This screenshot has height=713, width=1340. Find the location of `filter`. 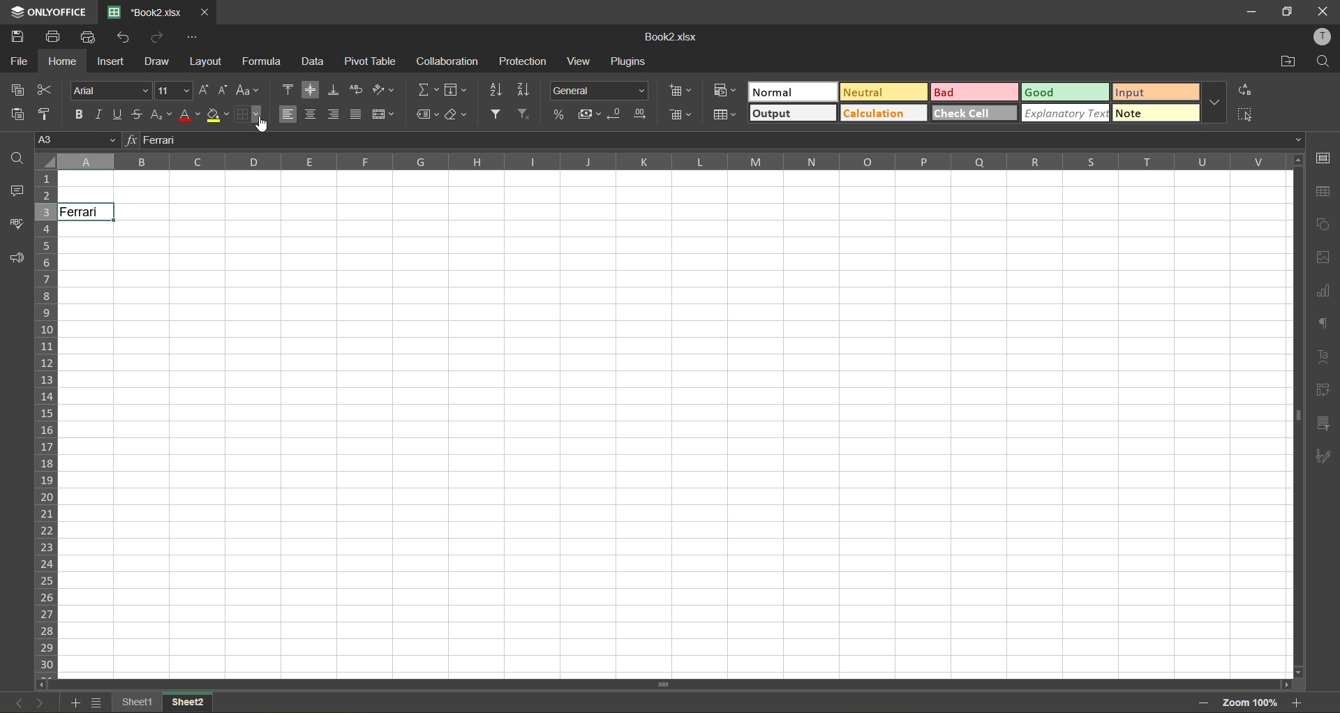

filter is located at coordinates (499, 114).